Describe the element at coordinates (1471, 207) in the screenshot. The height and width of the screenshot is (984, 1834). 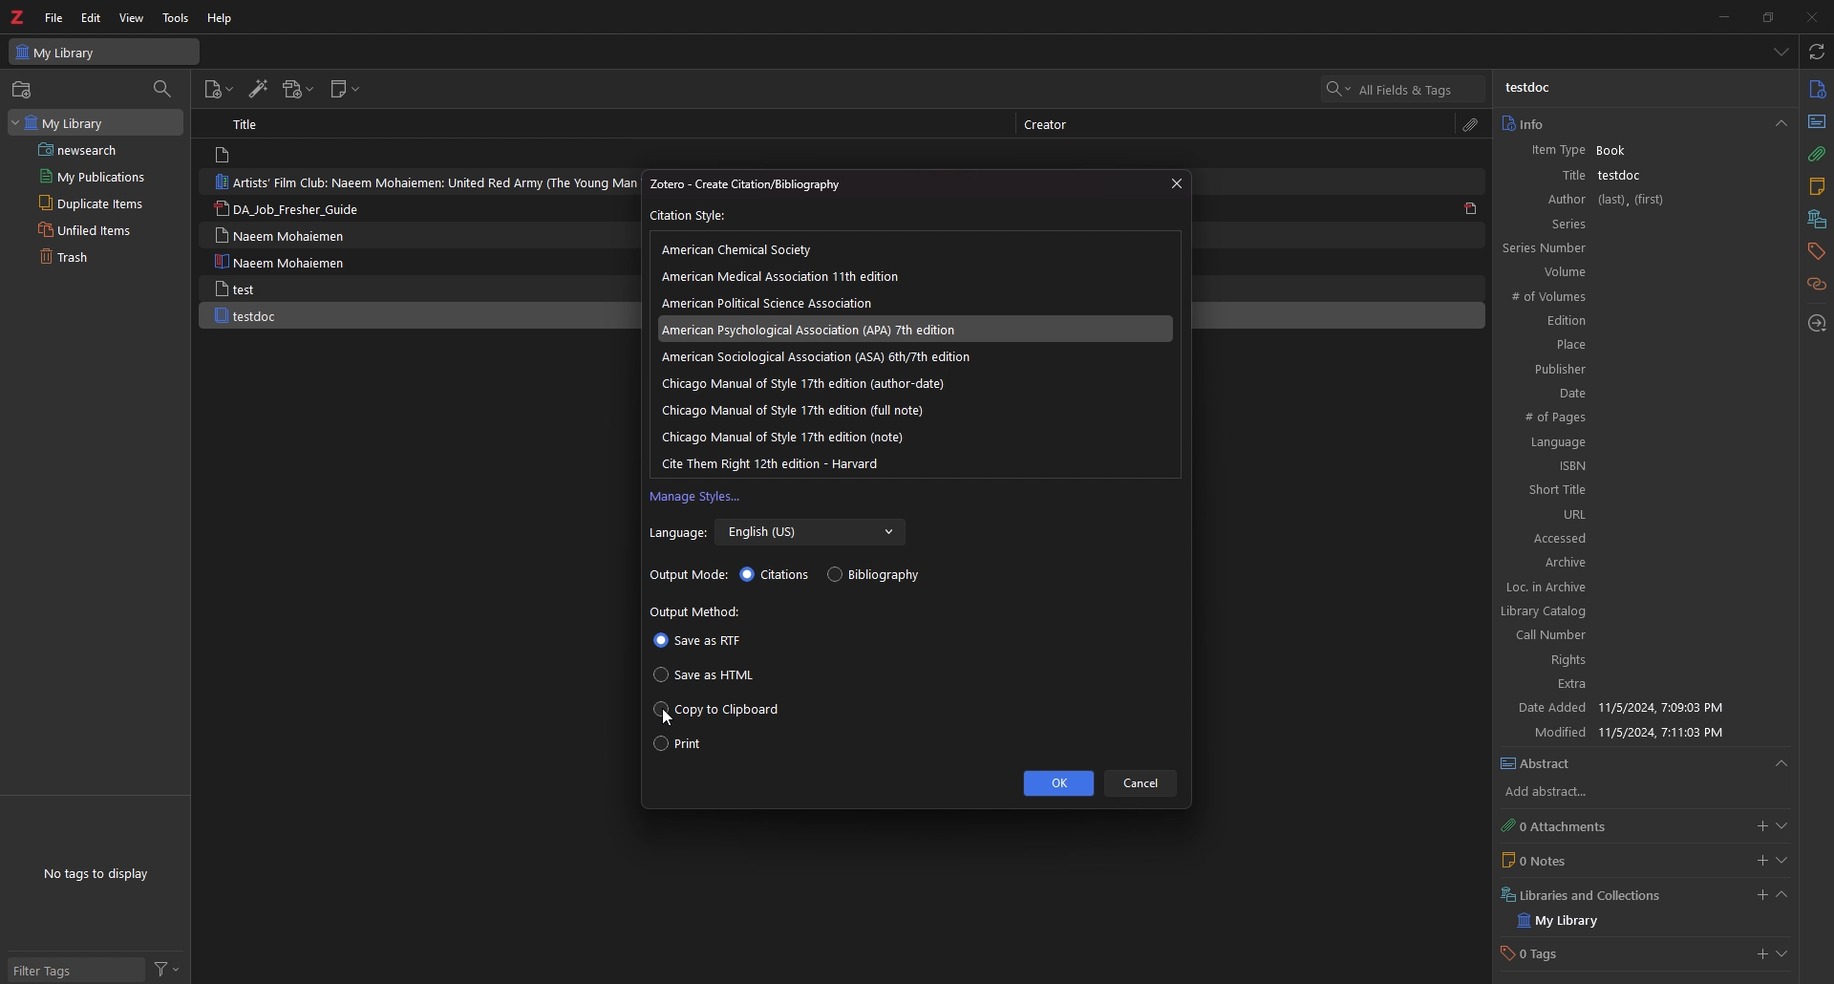
I see `pdf` at that location.